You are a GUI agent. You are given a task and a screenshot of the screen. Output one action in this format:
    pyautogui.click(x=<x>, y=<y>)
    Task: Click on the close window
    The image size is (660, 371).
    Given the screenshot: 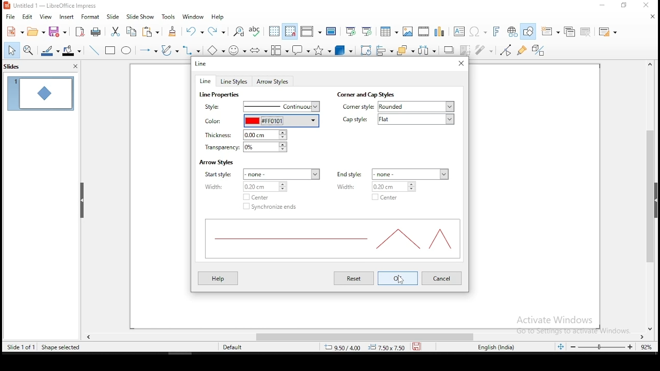 What is the action you would take?
    pyautogui.click(x=647, y=5)
    